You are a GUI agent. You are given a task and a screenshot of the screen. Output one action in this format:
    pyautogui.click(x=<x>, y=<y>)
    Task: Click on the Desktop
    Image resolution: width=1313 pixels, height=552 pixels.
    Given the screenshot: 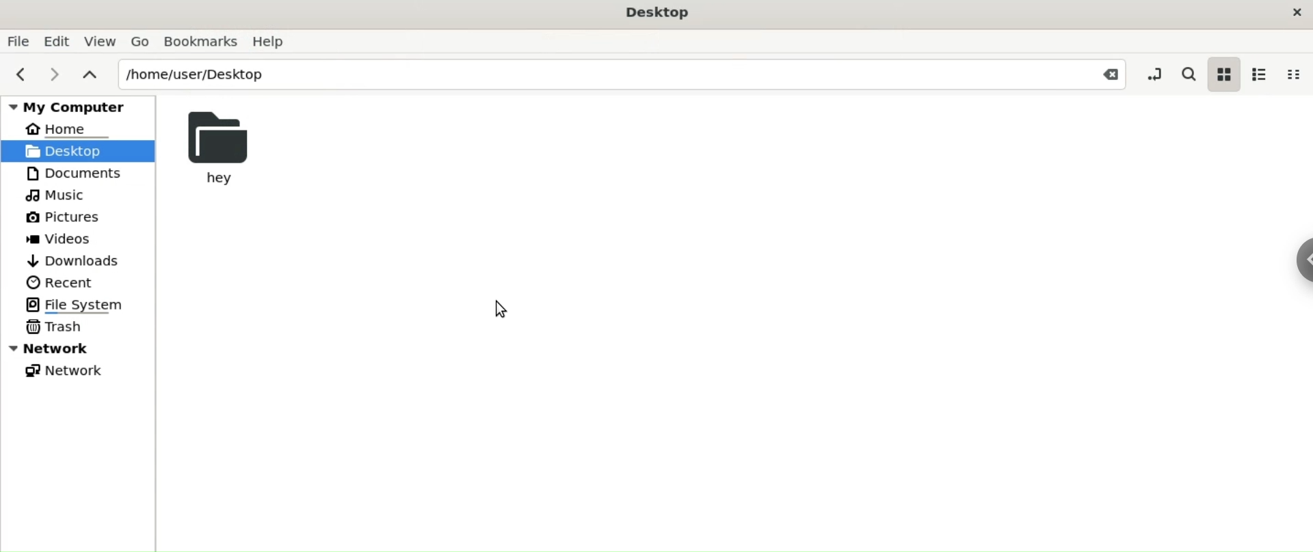 What is the action you would take?
    pyautogui.click(x=656, y=14)
    